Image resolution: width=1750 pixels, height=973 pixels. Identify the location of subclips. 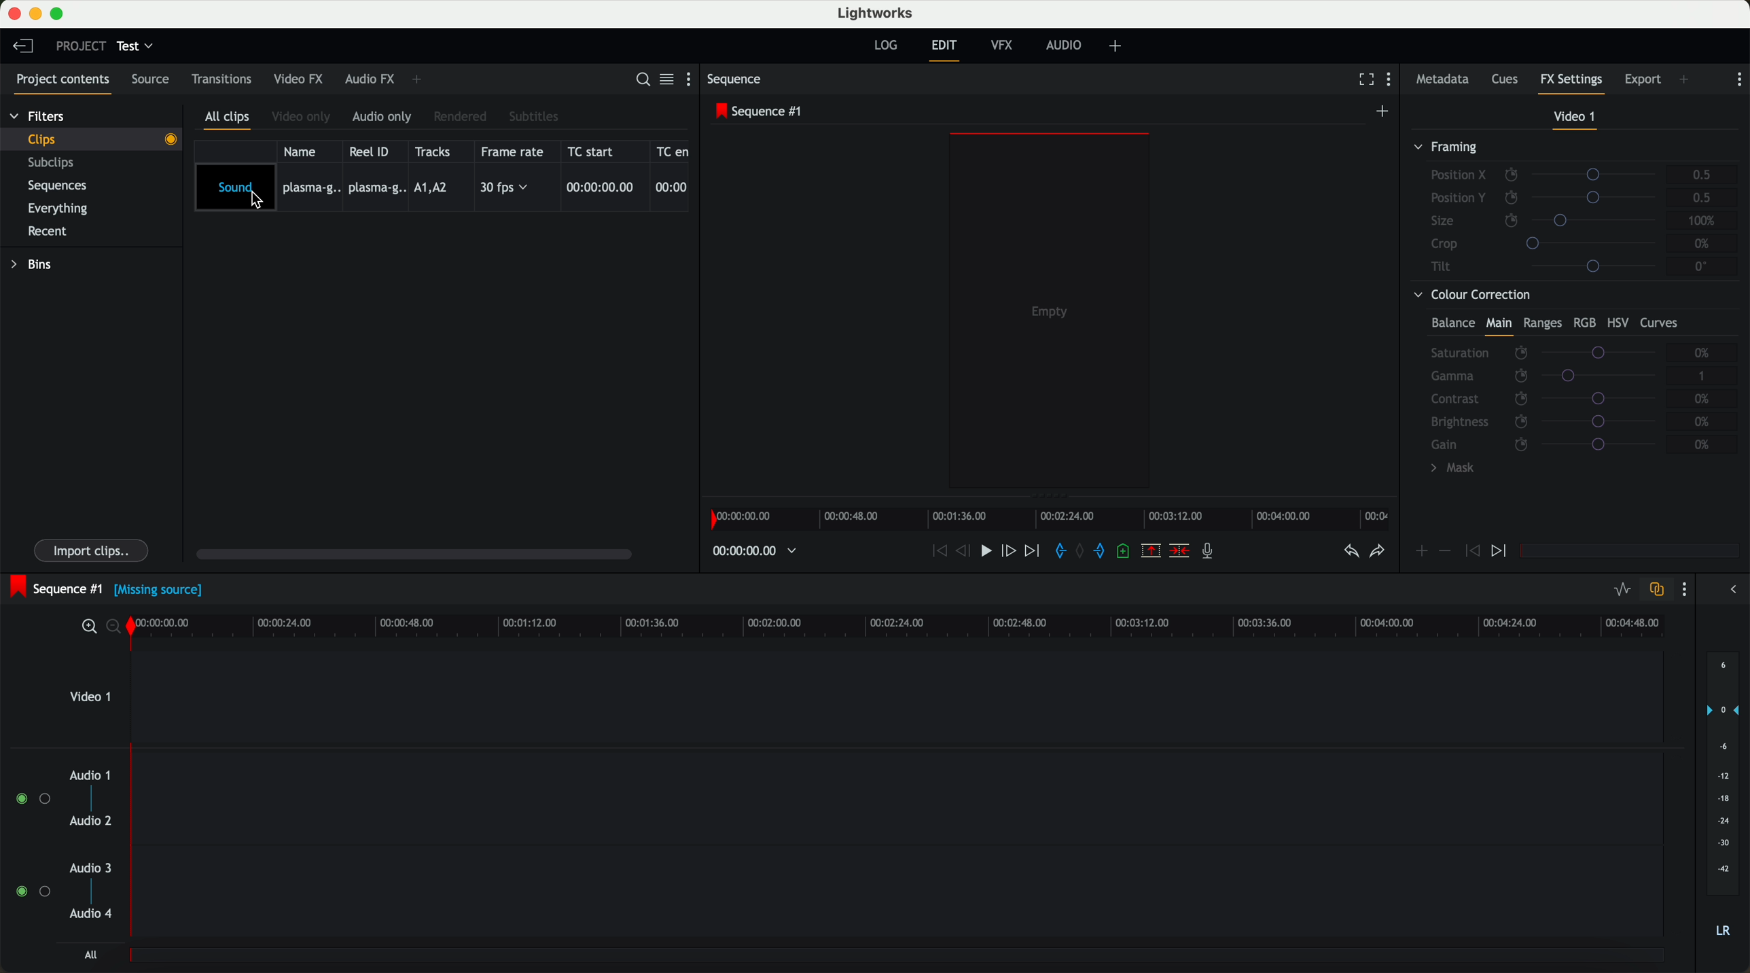
(54, 164).